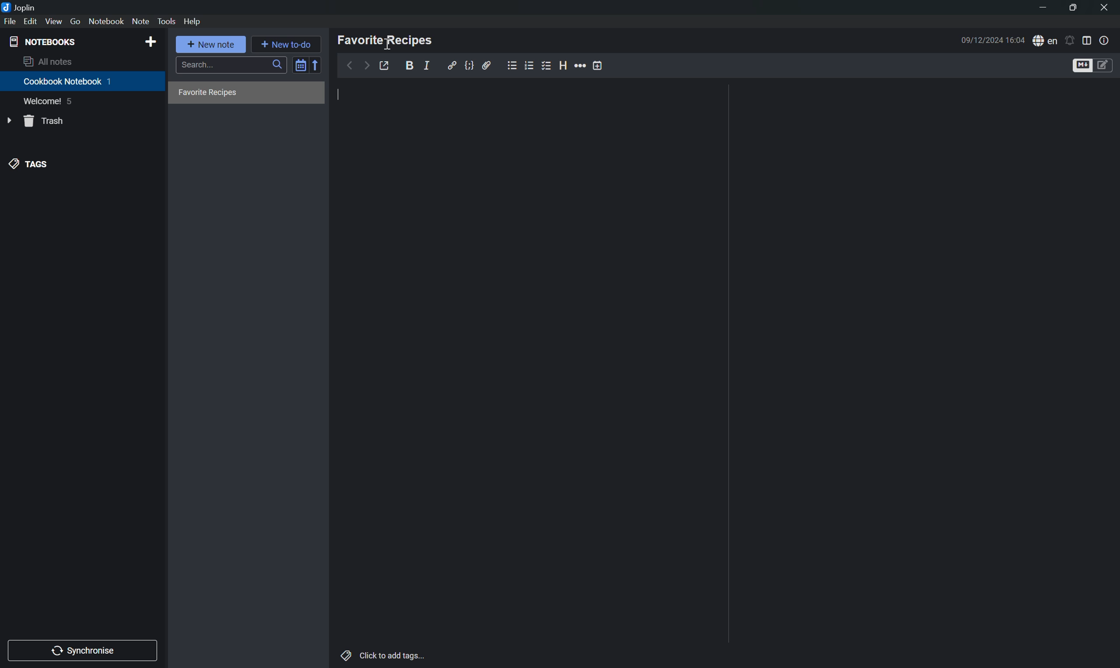 The width and height of the screenshot is (1120, 668). What do you see at coordinates (385, 657) in the screenshot?
I see `Click to add tags...` at bounding box center [385, 657].